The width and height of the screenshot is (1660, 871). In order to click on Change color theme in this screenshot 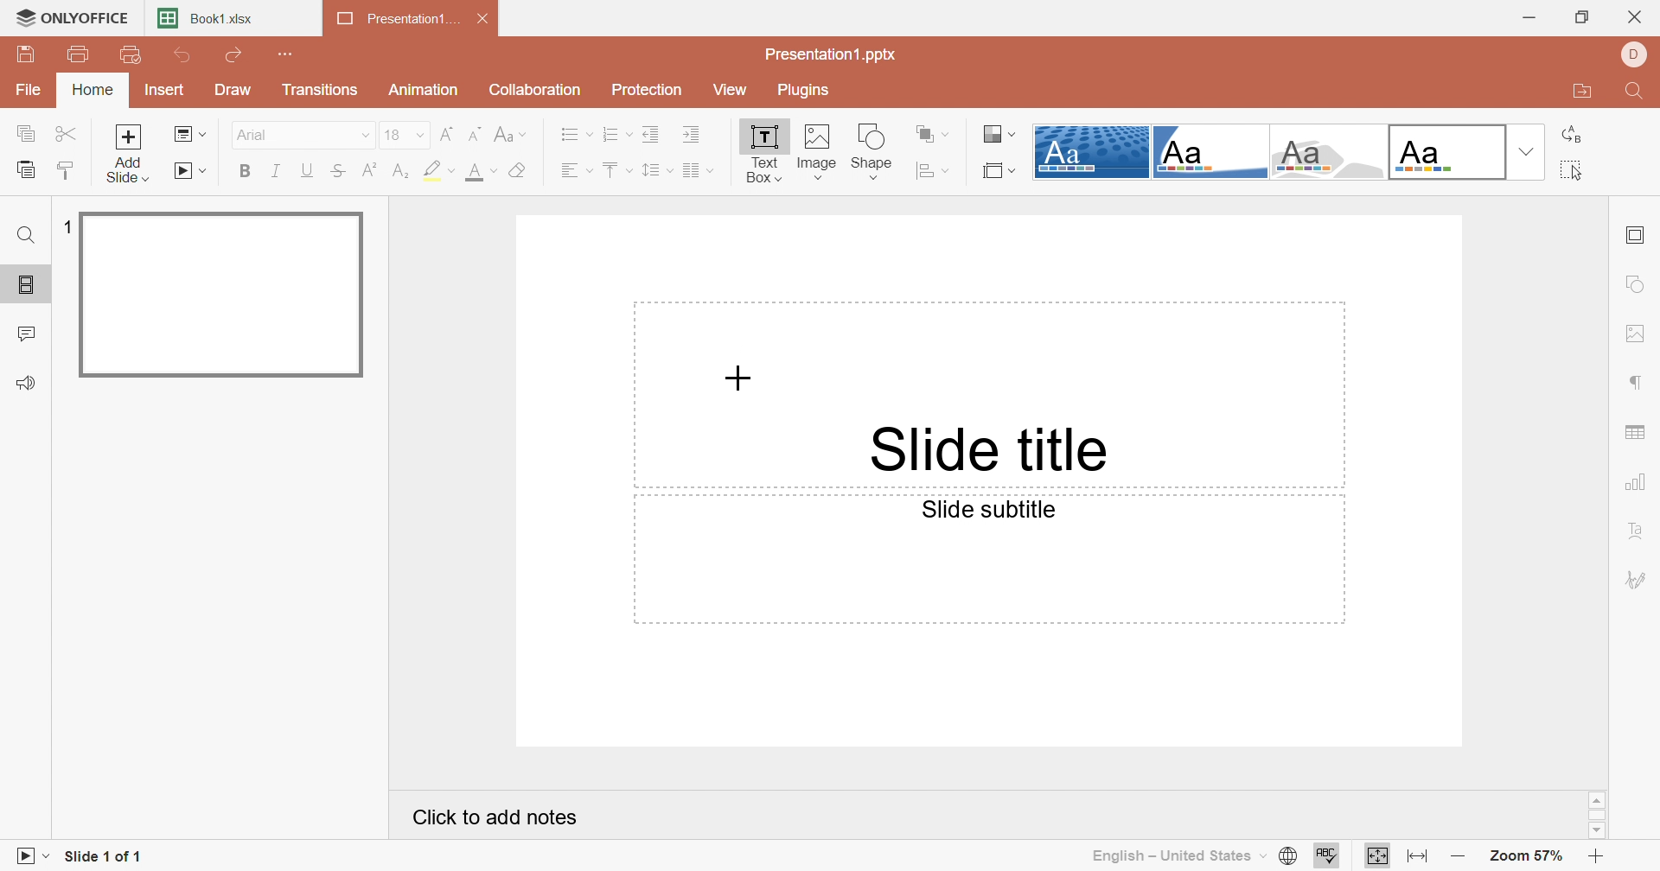, I will do `click(1001, 135)`.